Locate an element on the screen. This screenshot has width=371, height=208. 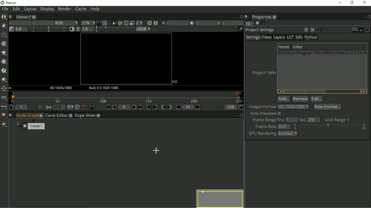
Set playback frame is located at coordinates (39, 107).